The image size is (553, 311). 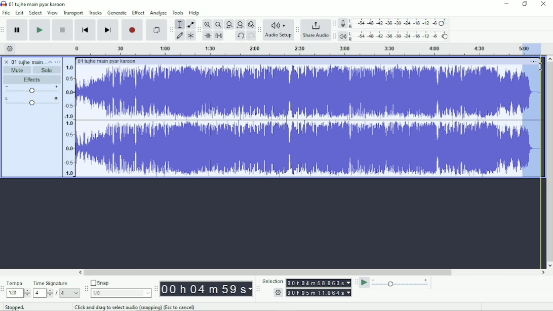 I want to click on Click and drag to select audio, so click(x=136, y=307).